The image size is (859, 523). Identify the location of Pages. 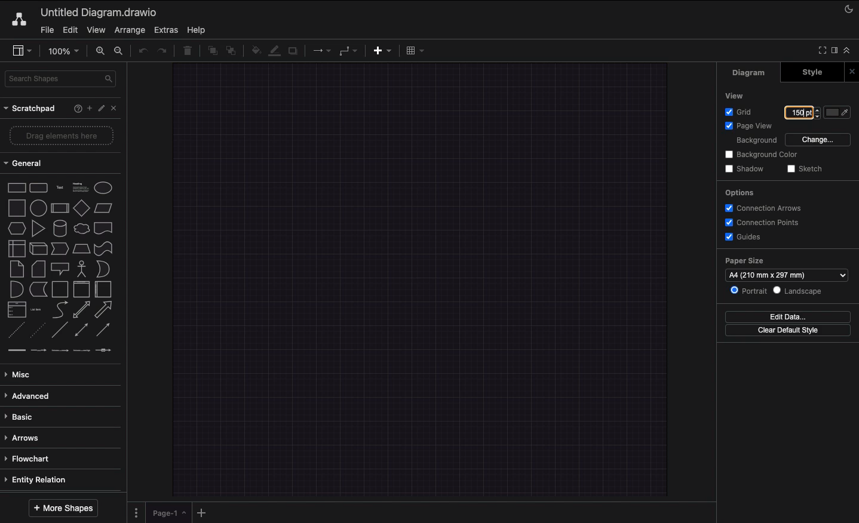
(135, 512).